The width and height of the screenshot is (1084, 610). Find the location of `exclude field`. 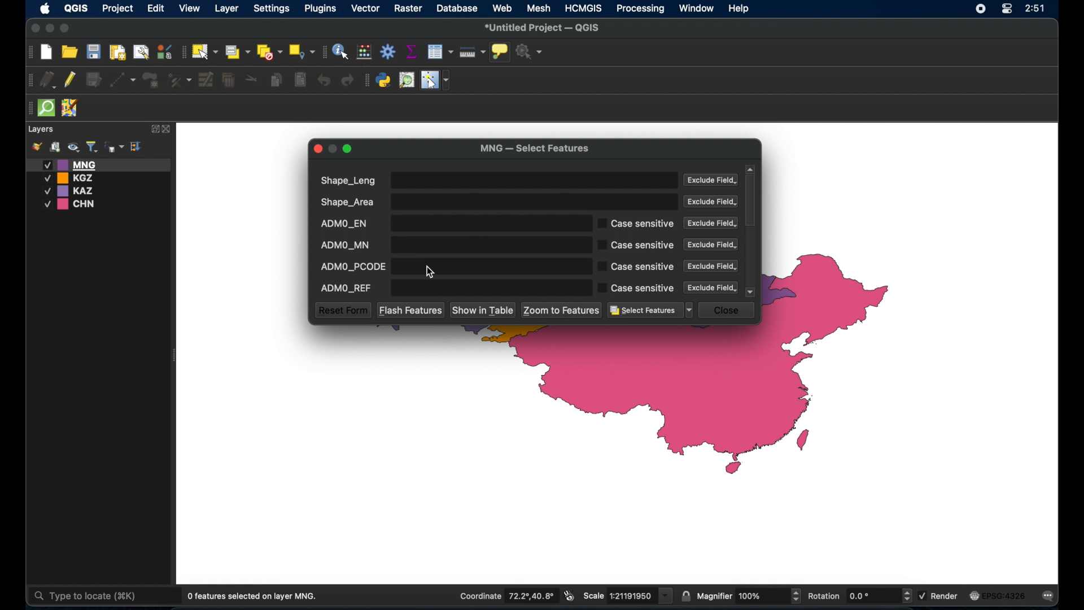

exclude field is located at coordinates (711, 202).